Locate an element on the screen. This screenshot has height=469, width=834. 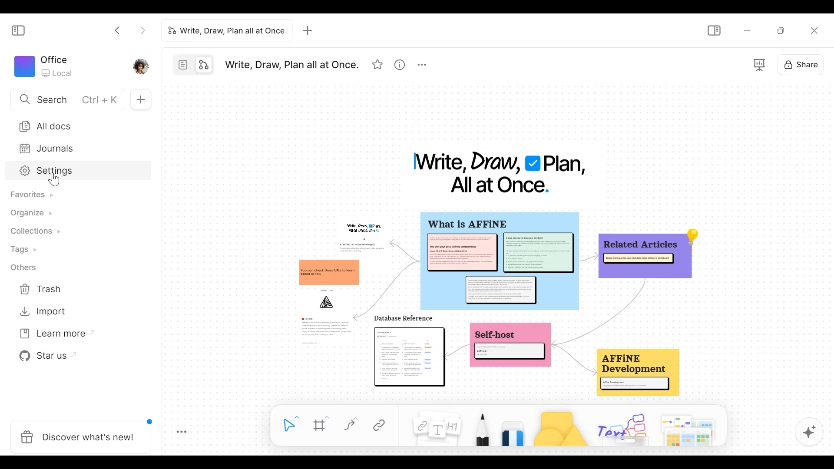
Settings is located at coordinates (43, 172).